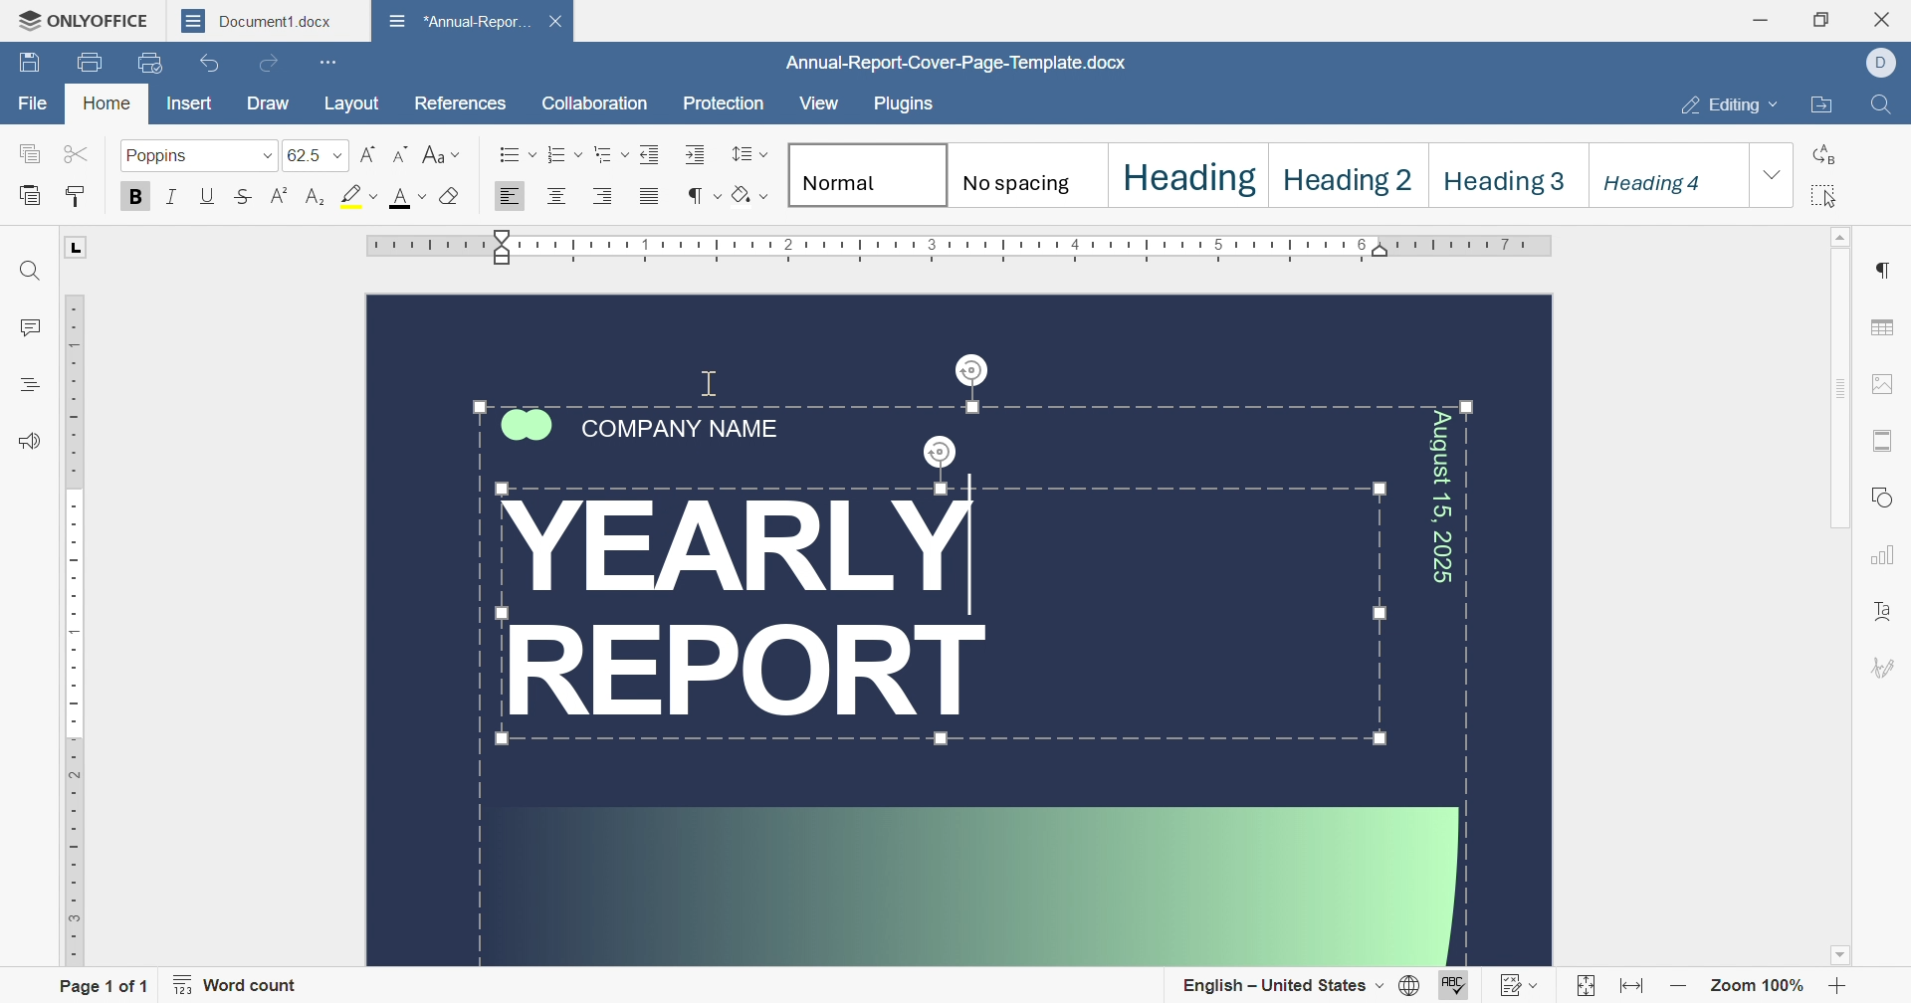  I want to click on paste, so click(33, 196).